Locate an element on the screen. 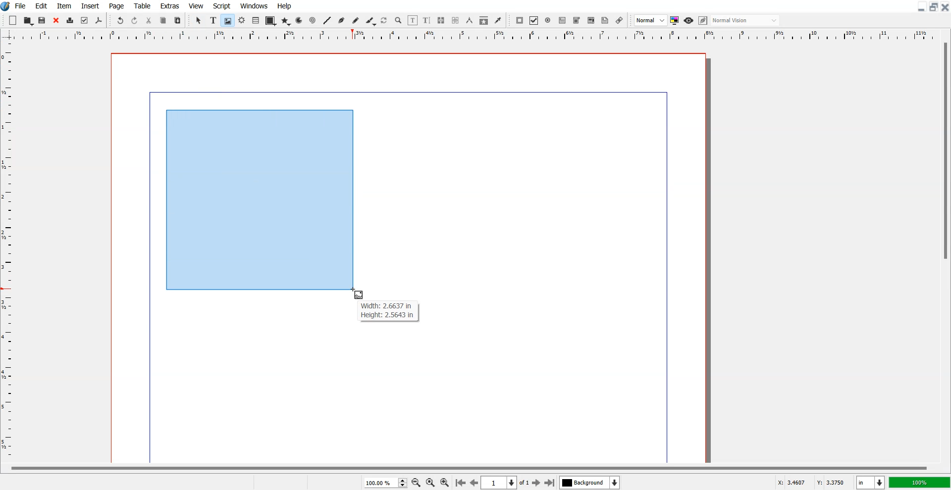 The image size is (951, 490). Print is located at coordinates (70, 20).